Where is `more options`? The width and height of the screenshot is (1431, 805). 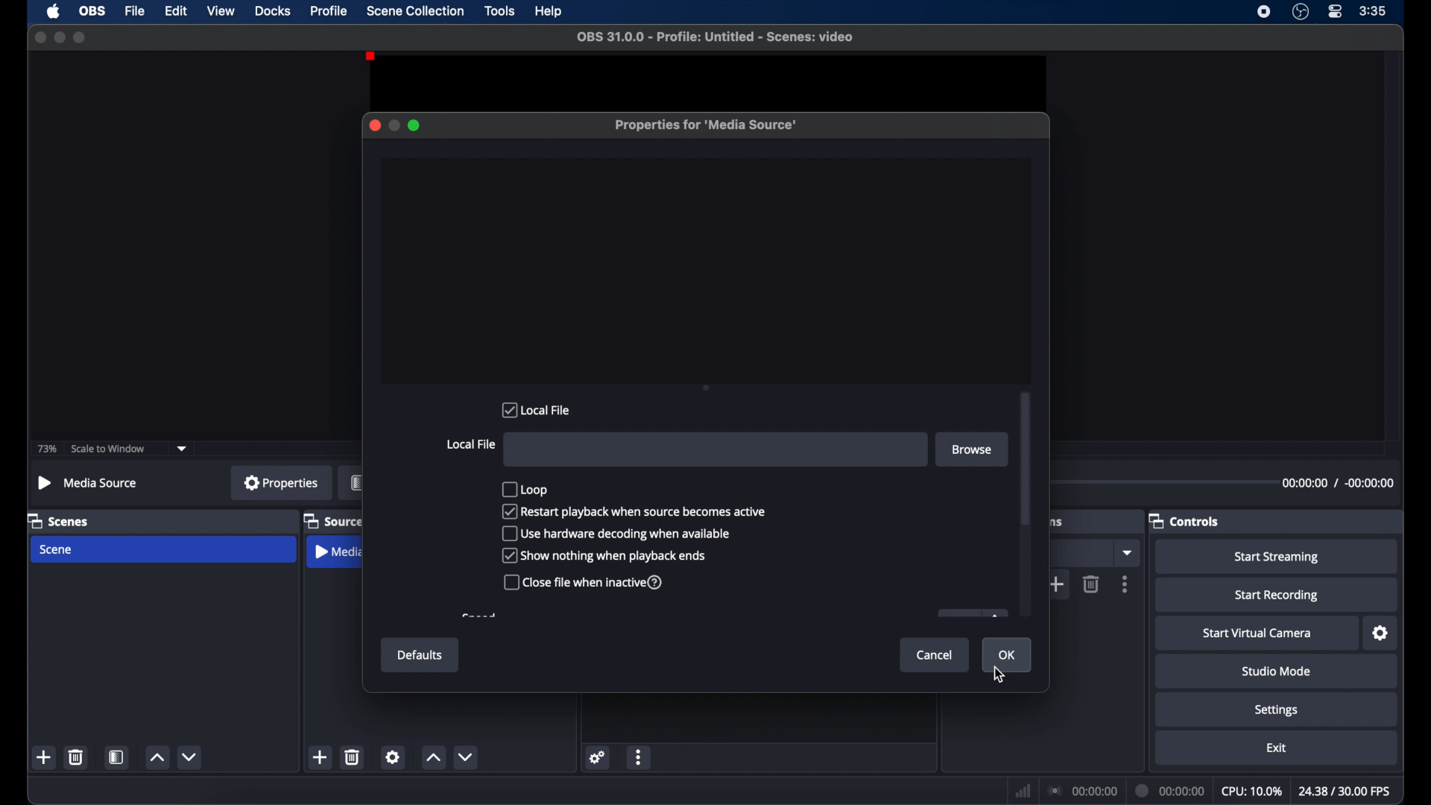
more options is located at coordinates (1125, 583).